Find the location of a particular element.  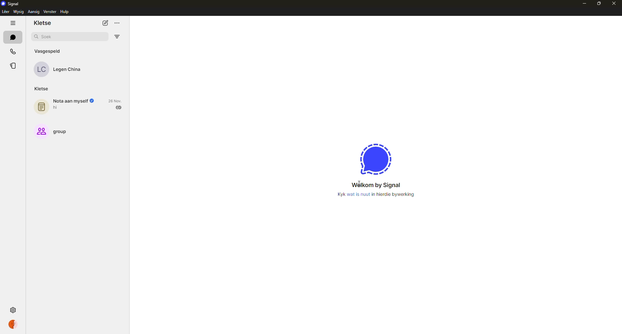

maximize is located at coordinates (598, 4).